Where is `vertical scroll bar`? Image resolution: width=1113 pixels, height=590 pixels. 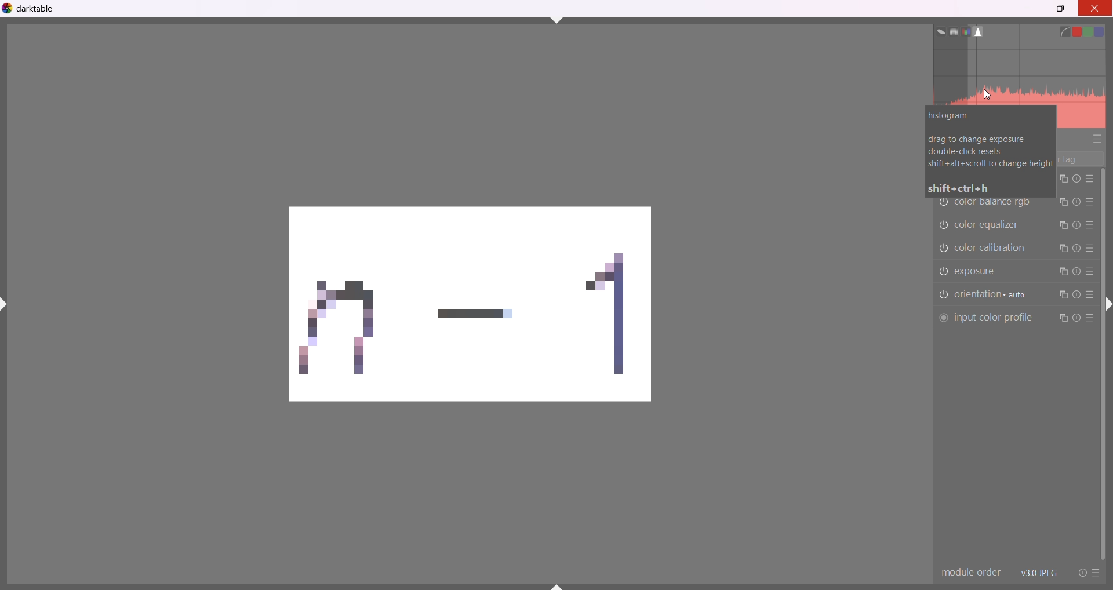
vertical scroll bar is located at coordinates (1103, 363).